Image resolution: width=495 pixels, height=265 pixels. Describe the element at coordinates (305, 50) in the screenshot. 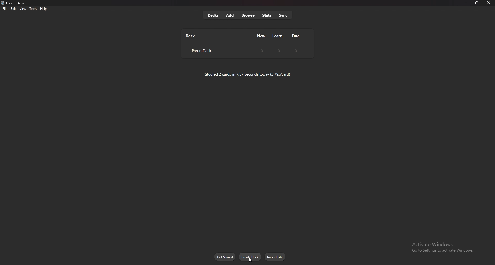

I see `deck settings` at that location.